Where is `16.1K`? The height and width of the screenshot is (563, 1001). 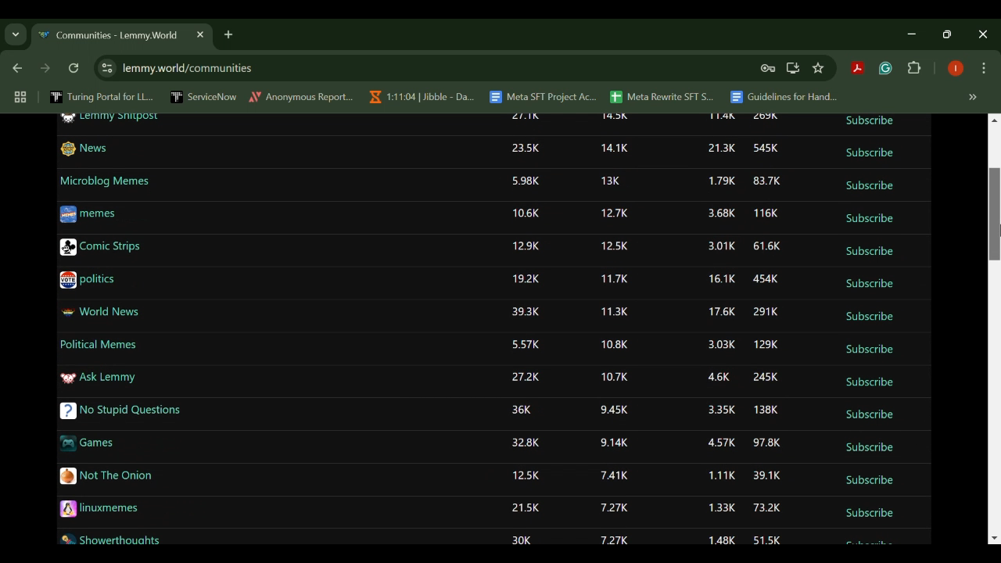 16.1K is located at coordinates (723, 281).